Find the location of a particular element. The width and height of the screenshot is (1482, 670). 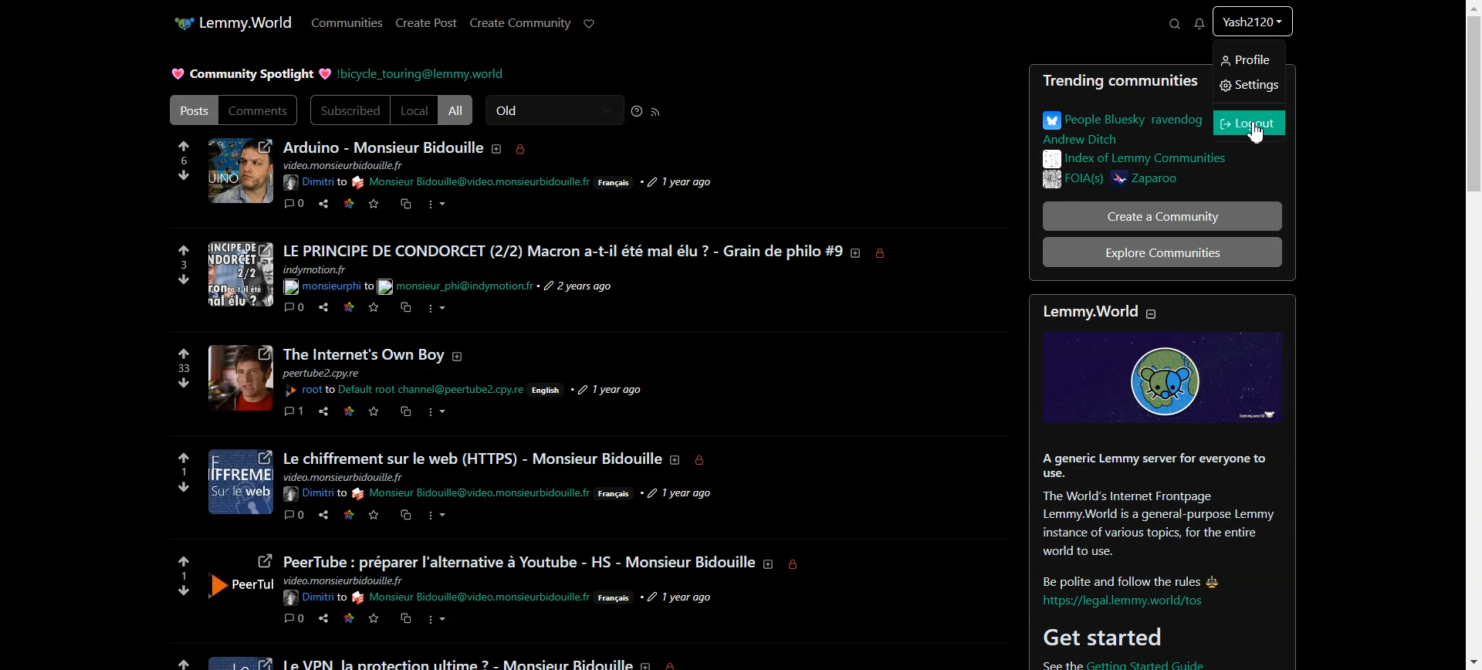

share is located at coordinates (323, 310).